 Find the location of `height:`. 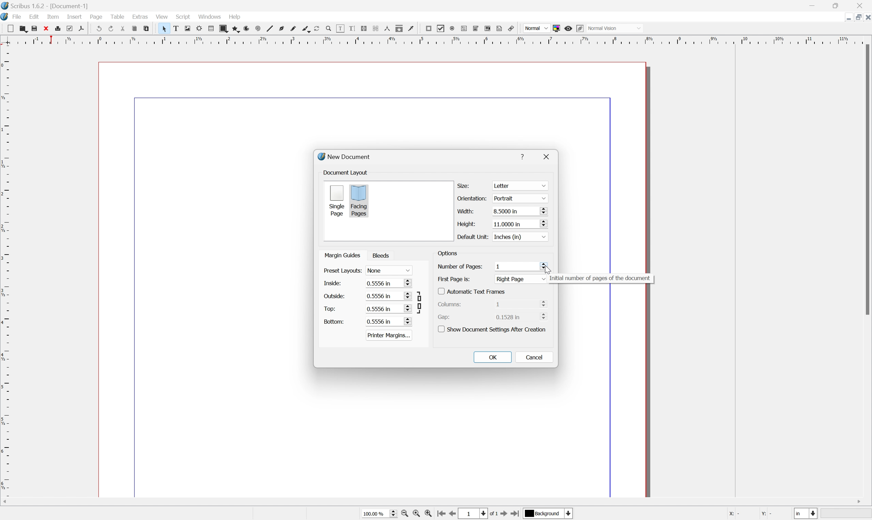

height: is located at coordinates (465, 223).